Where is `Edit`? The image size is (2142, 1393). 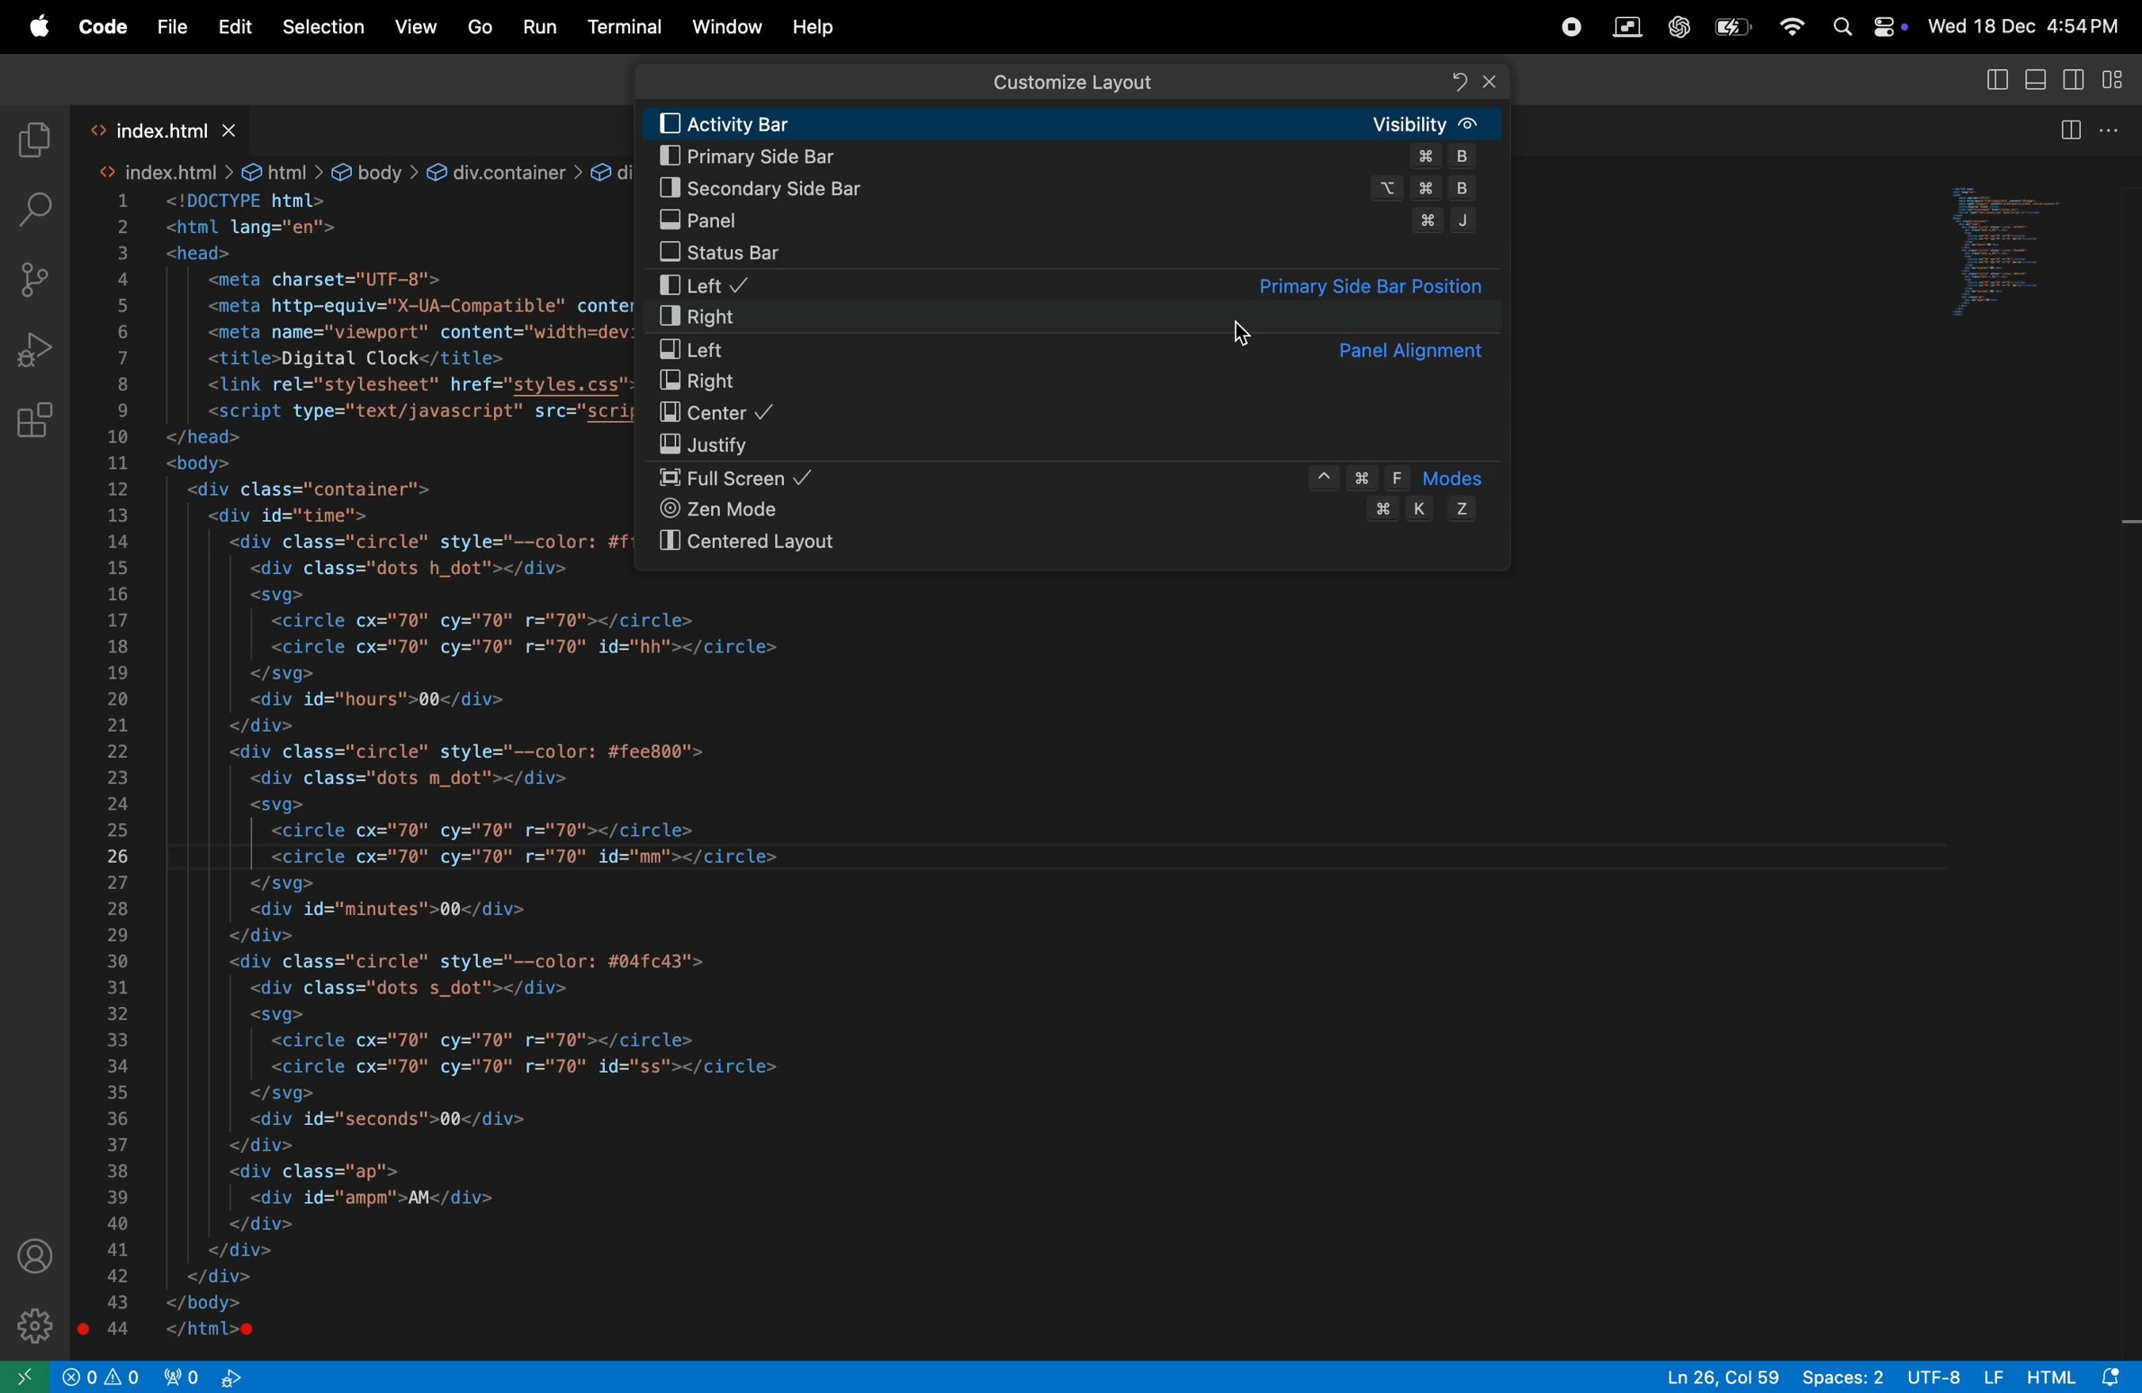
Edit is located at coordinates (235, 29).